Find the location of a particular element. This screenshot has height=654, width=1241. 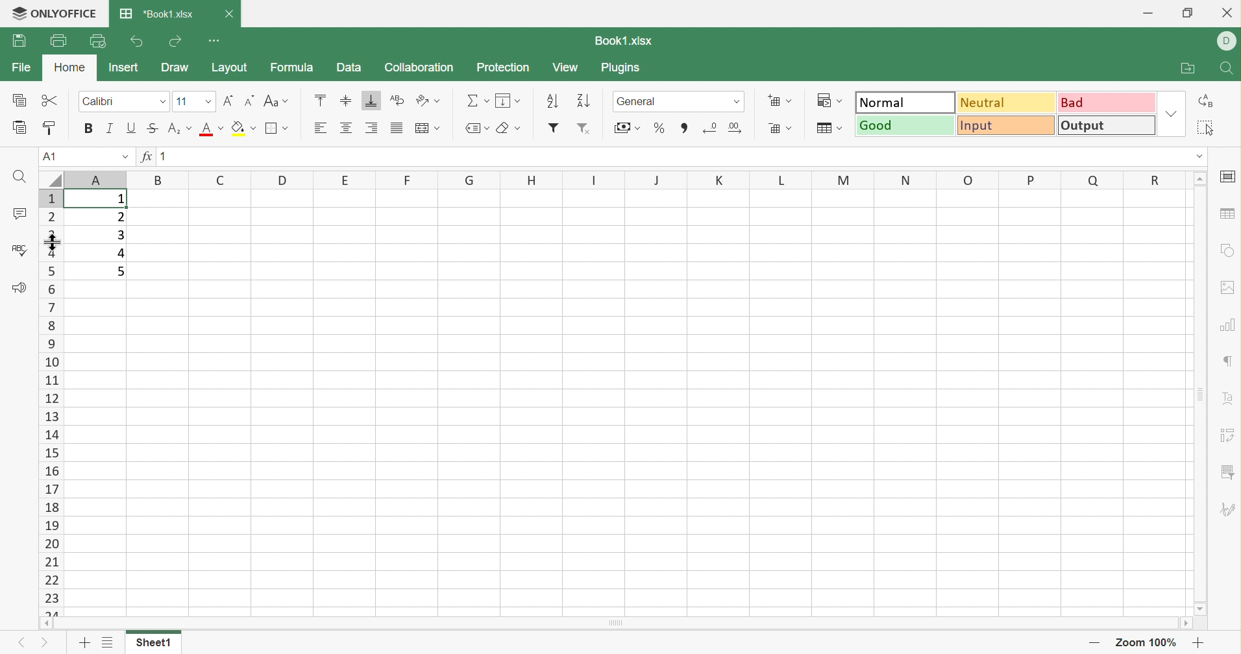

Drop Down is located at coordinates (125, 156).